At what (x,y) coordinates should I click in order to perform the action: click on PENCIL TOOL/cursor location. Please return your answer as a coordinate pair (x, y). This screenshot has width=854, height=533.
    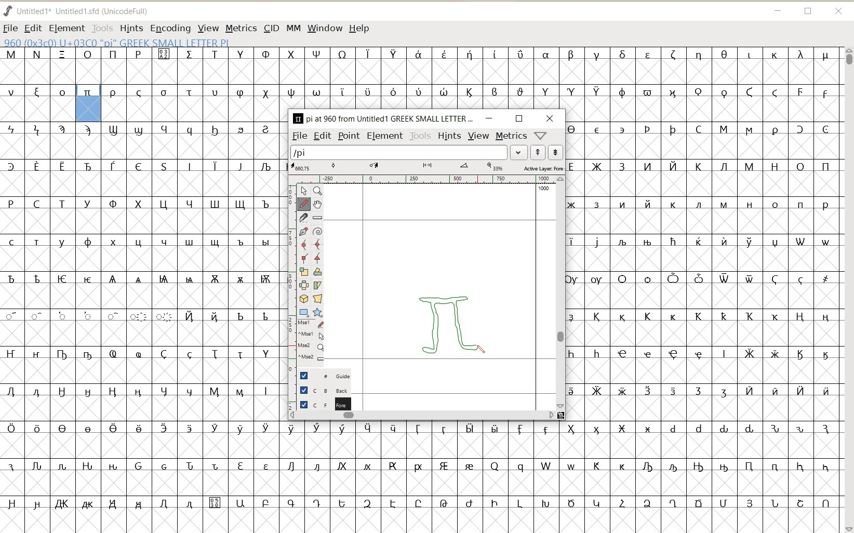
    Looking at the image, I should click on (481, 350).